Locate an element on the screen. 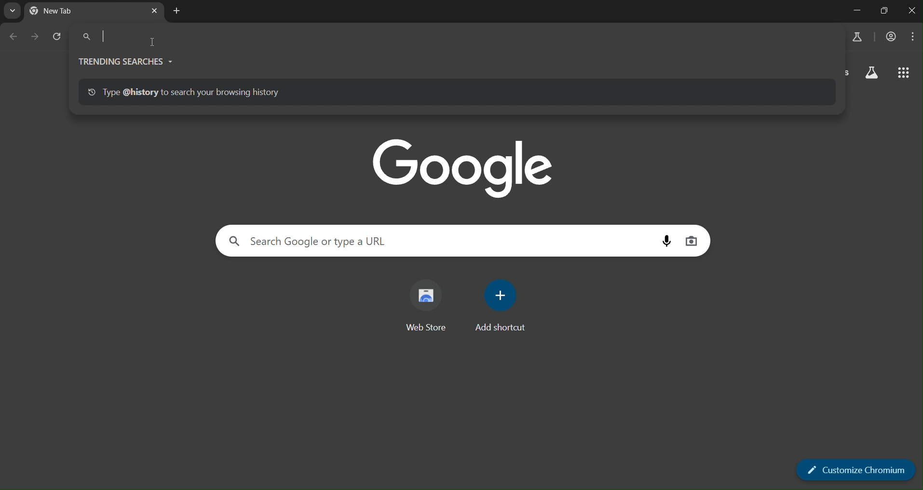  minimize is located at coordinates (855, 11).